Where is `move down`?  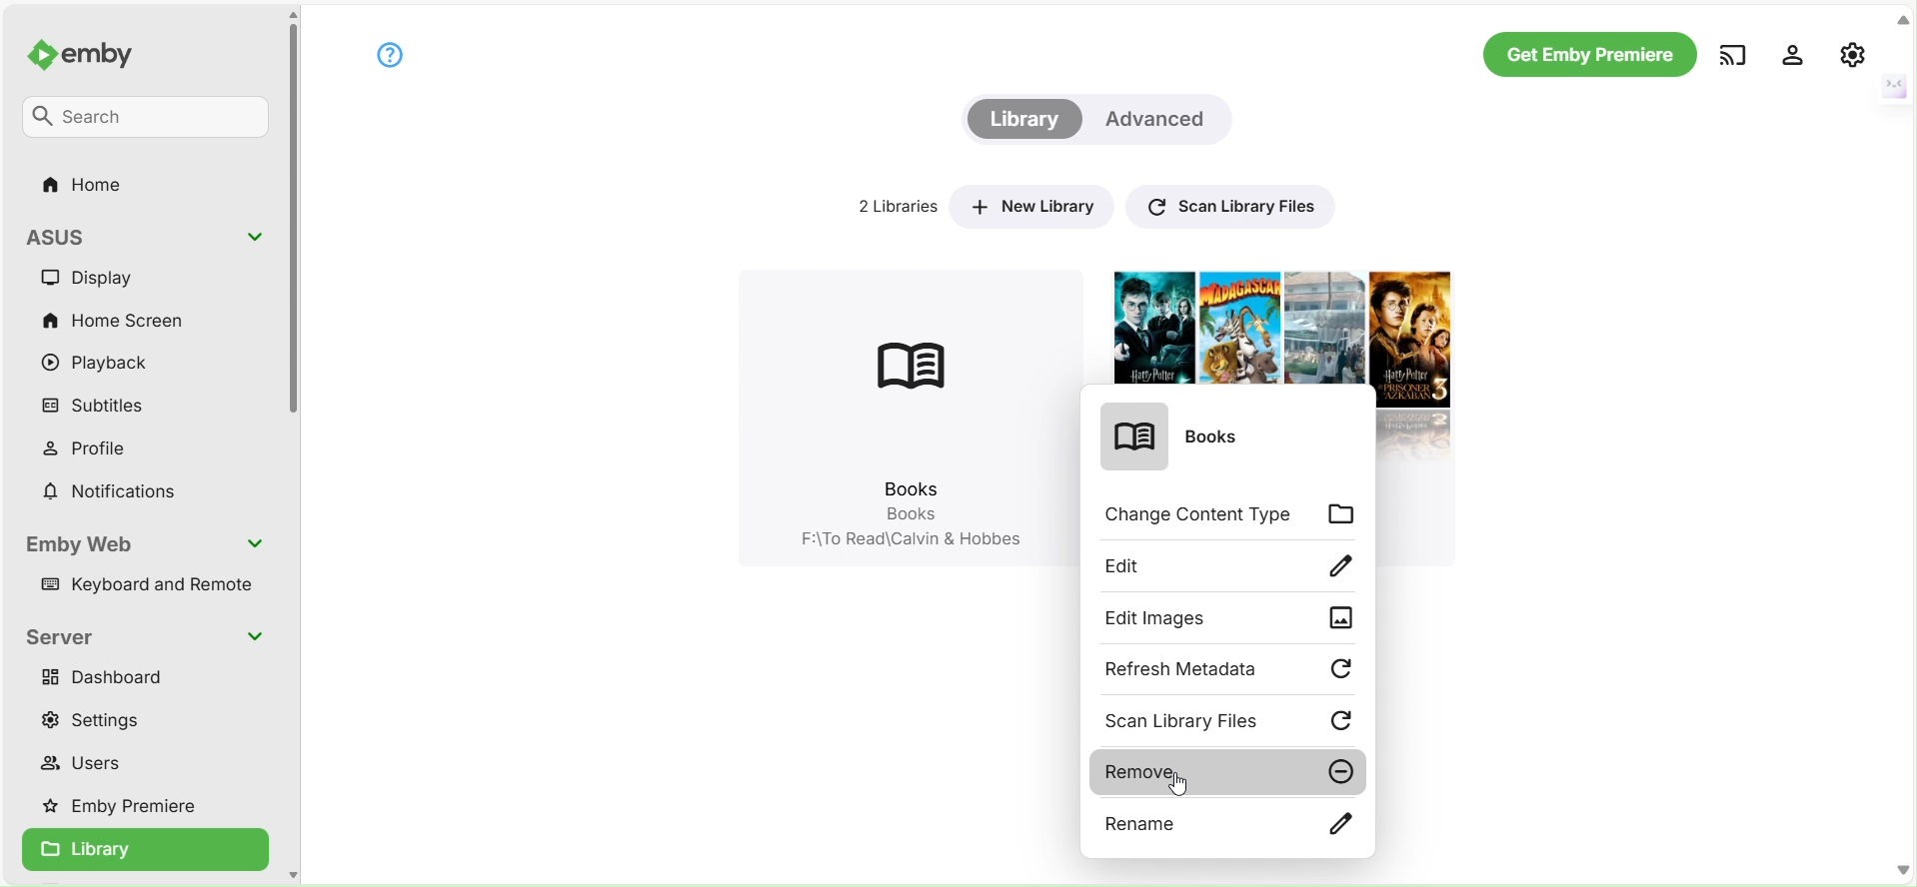 move down is located at coordinates (1904, 869).